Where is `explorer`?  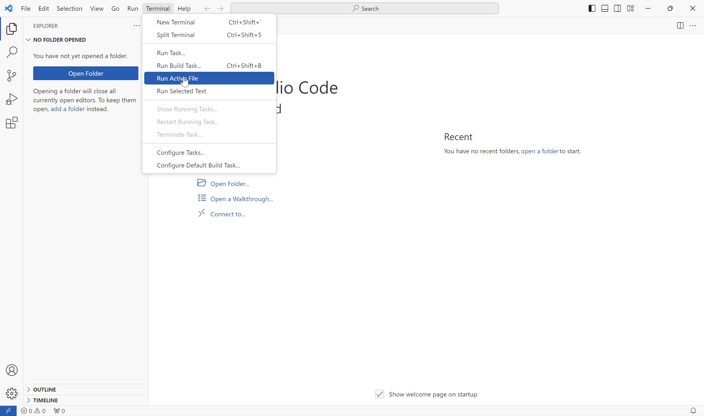 explorer is located at coordinates (58, 26).